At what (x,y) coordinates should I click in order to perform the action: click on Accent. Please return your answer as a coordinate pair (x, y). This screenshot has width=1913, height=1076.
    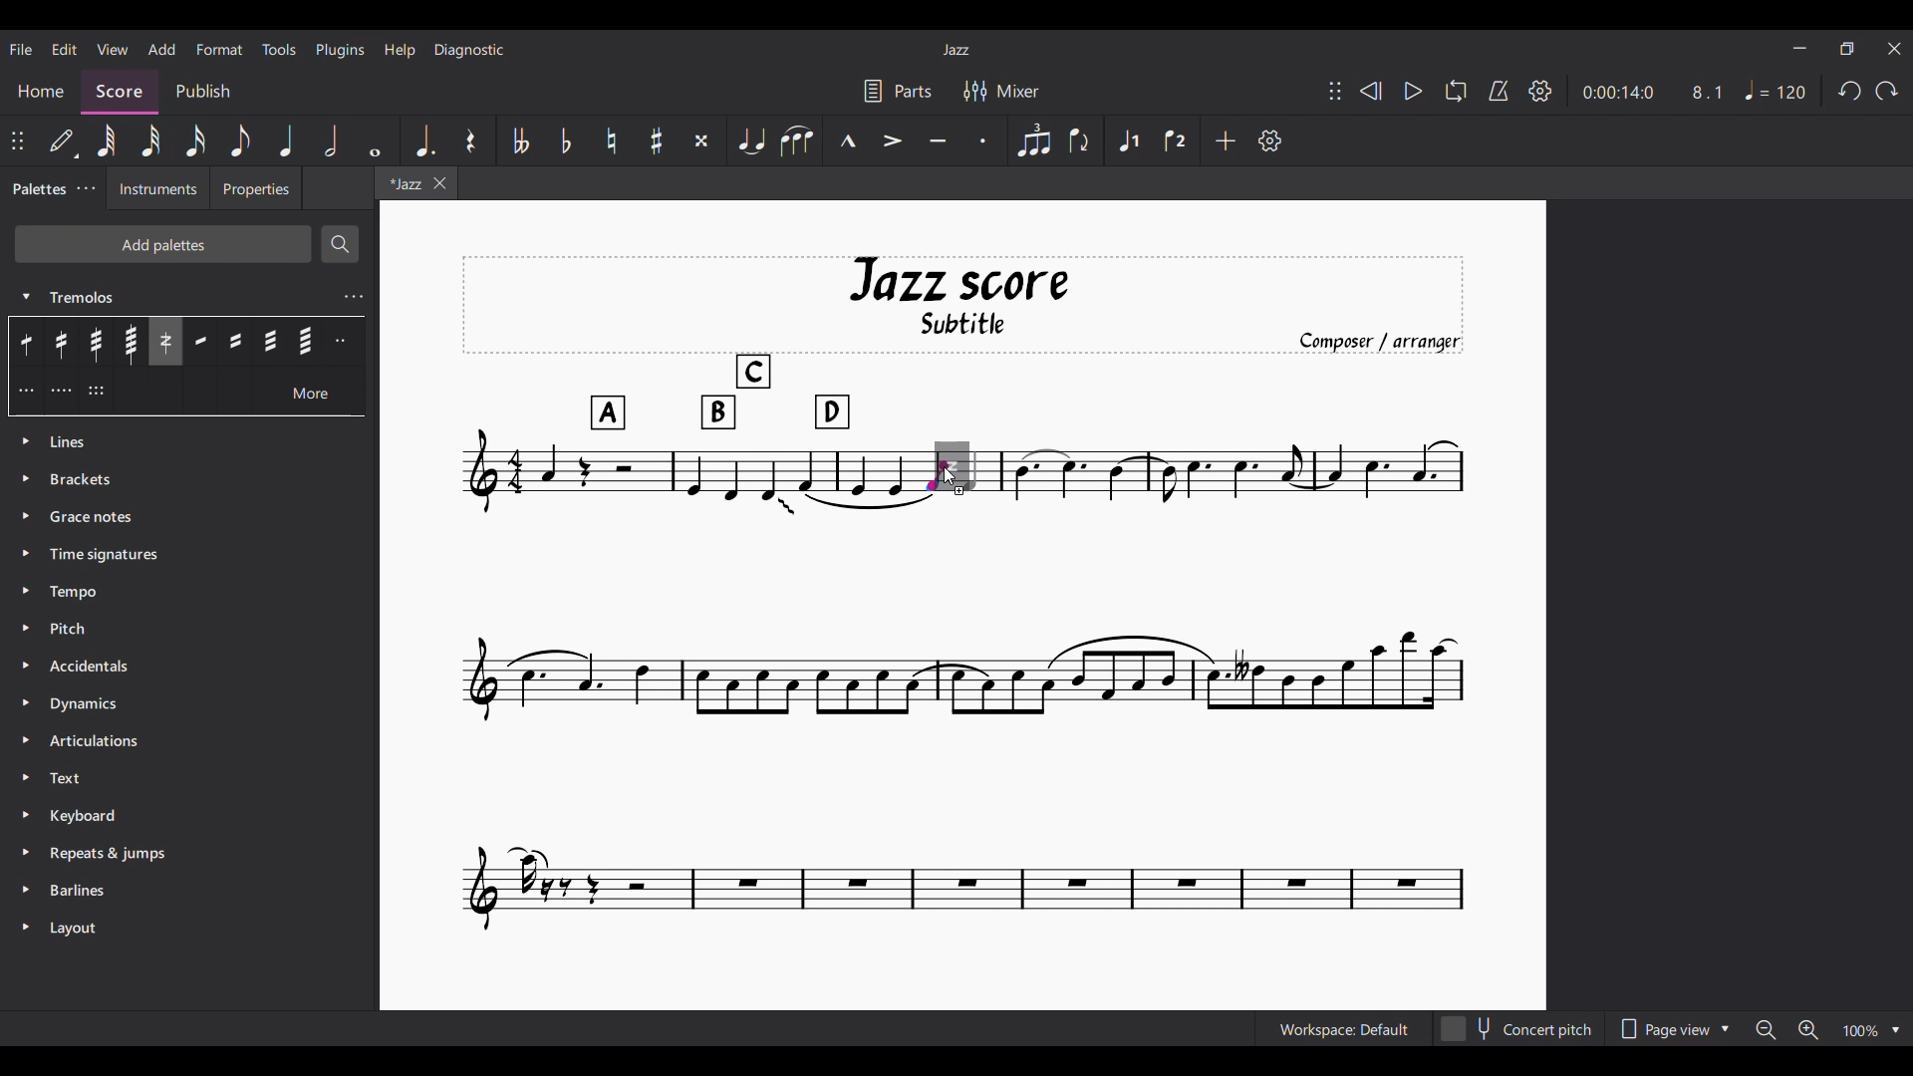
    Looking at the image, I should click on (892, 140).